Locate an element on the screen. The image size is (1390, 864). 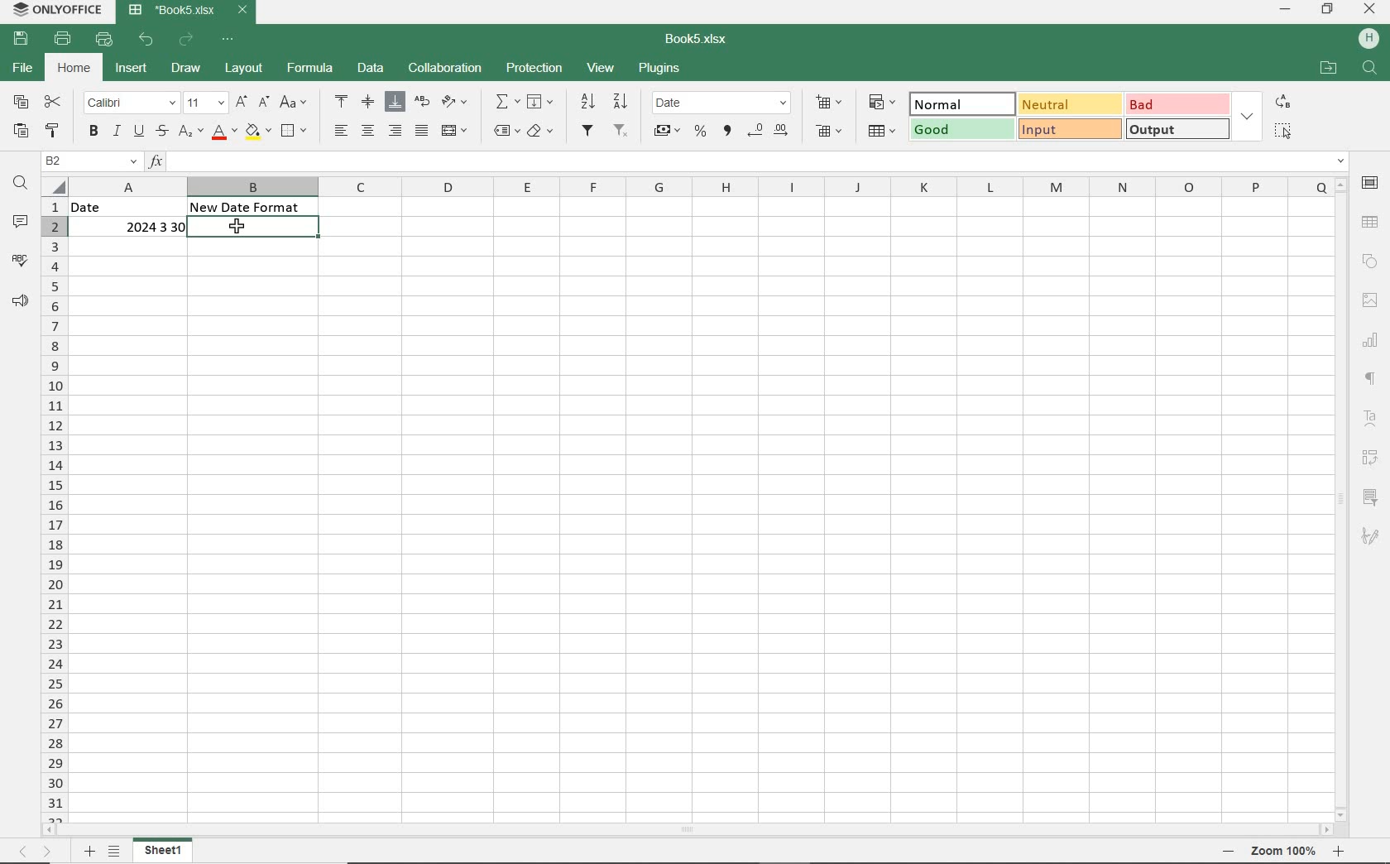
FONT is located at coordinates (130, 103).